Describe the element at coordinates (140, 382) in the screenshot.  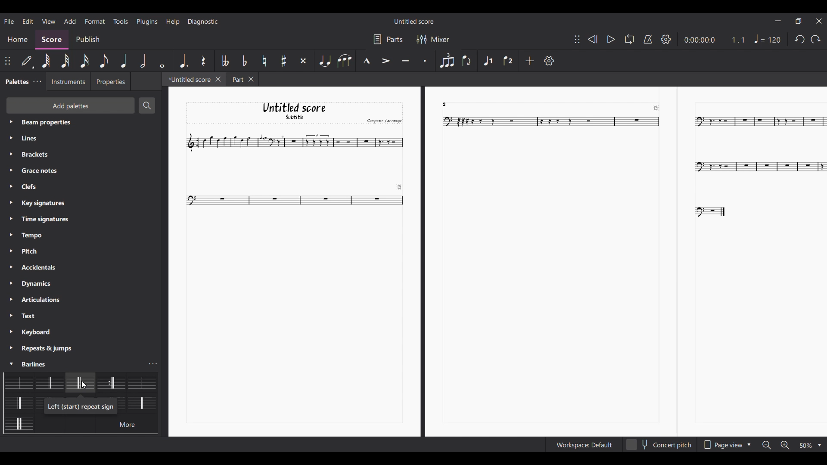
I see `Barline options` at that location.